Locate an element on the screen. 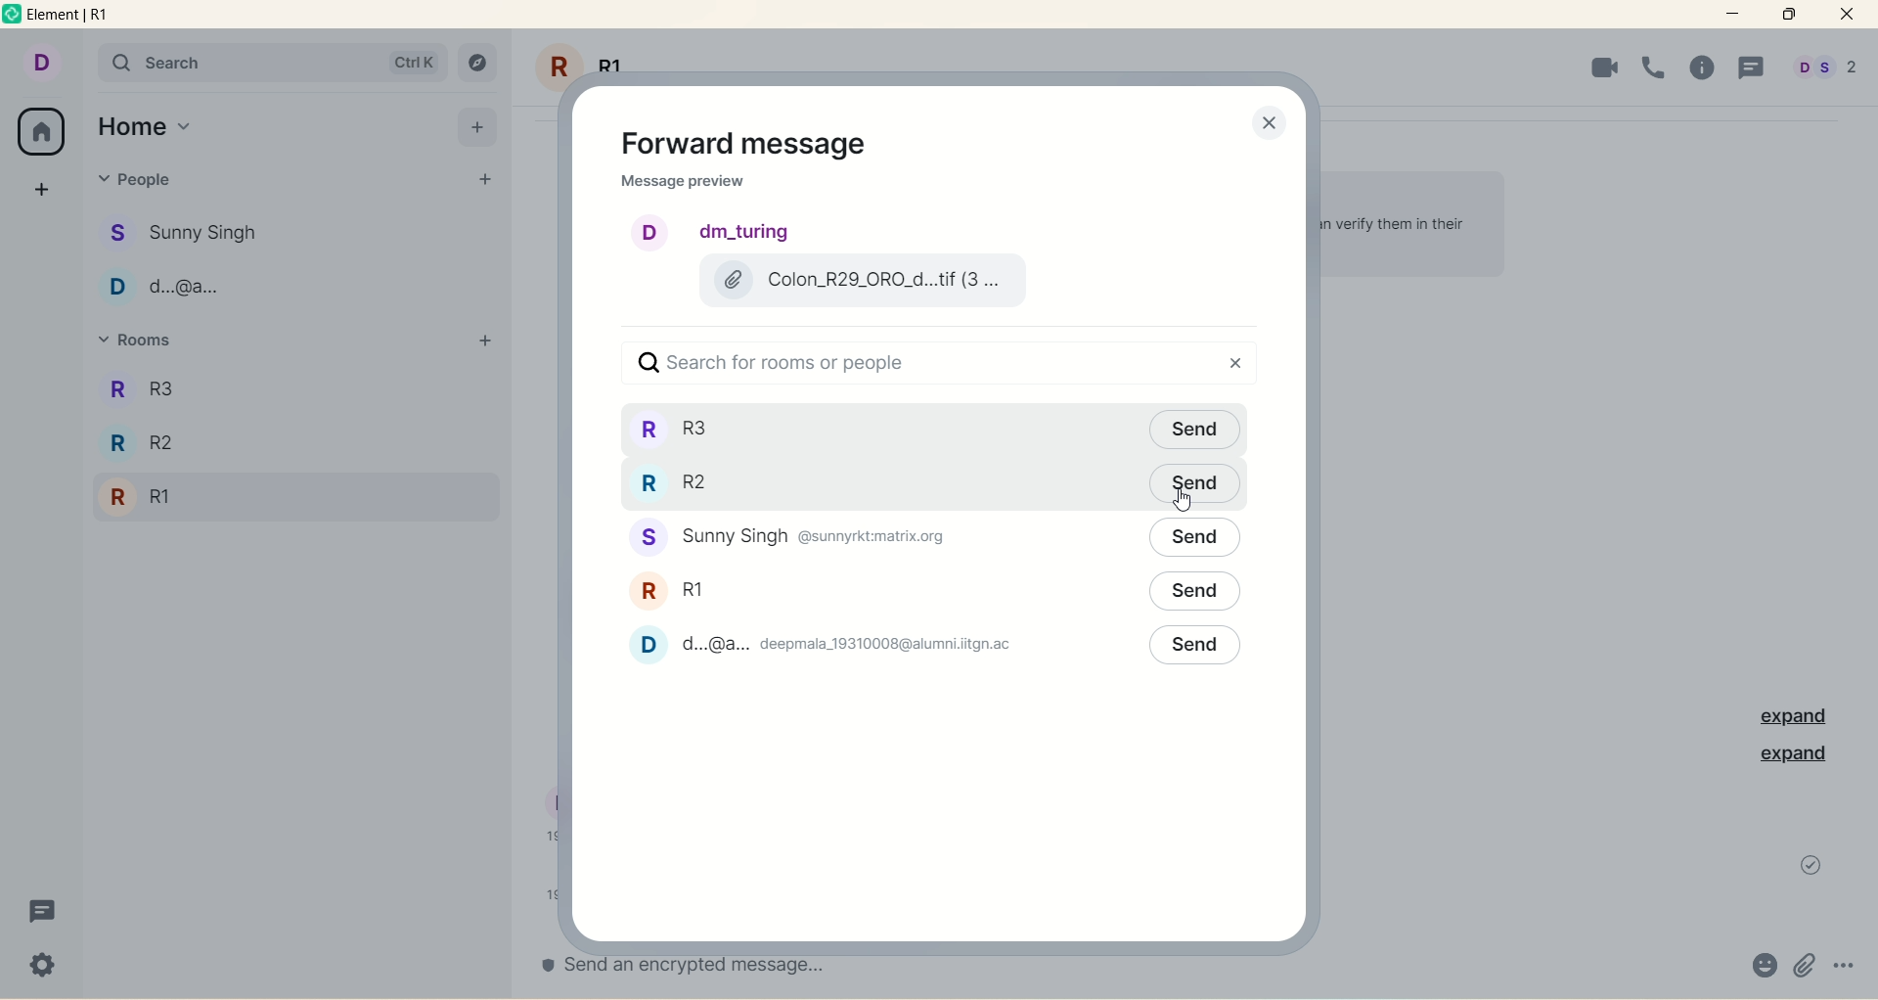 This screenshot has width=1878, height=1000. emoji is located at coordinates (1762, 968).